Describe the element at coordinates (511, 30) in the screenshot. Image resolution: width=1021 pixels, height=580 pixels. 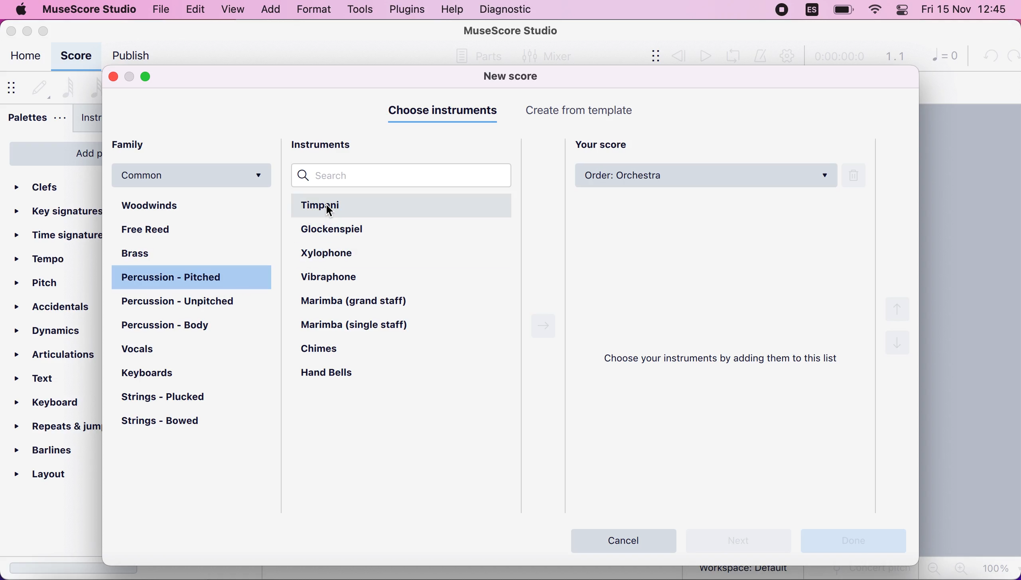
I see `MuseScore Studio` at that location.